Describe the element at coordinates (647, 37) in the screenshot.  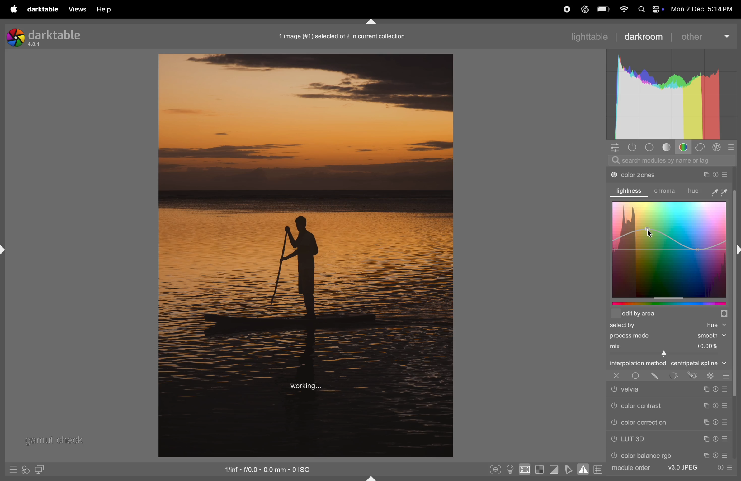
I see `darkroom` at that location.